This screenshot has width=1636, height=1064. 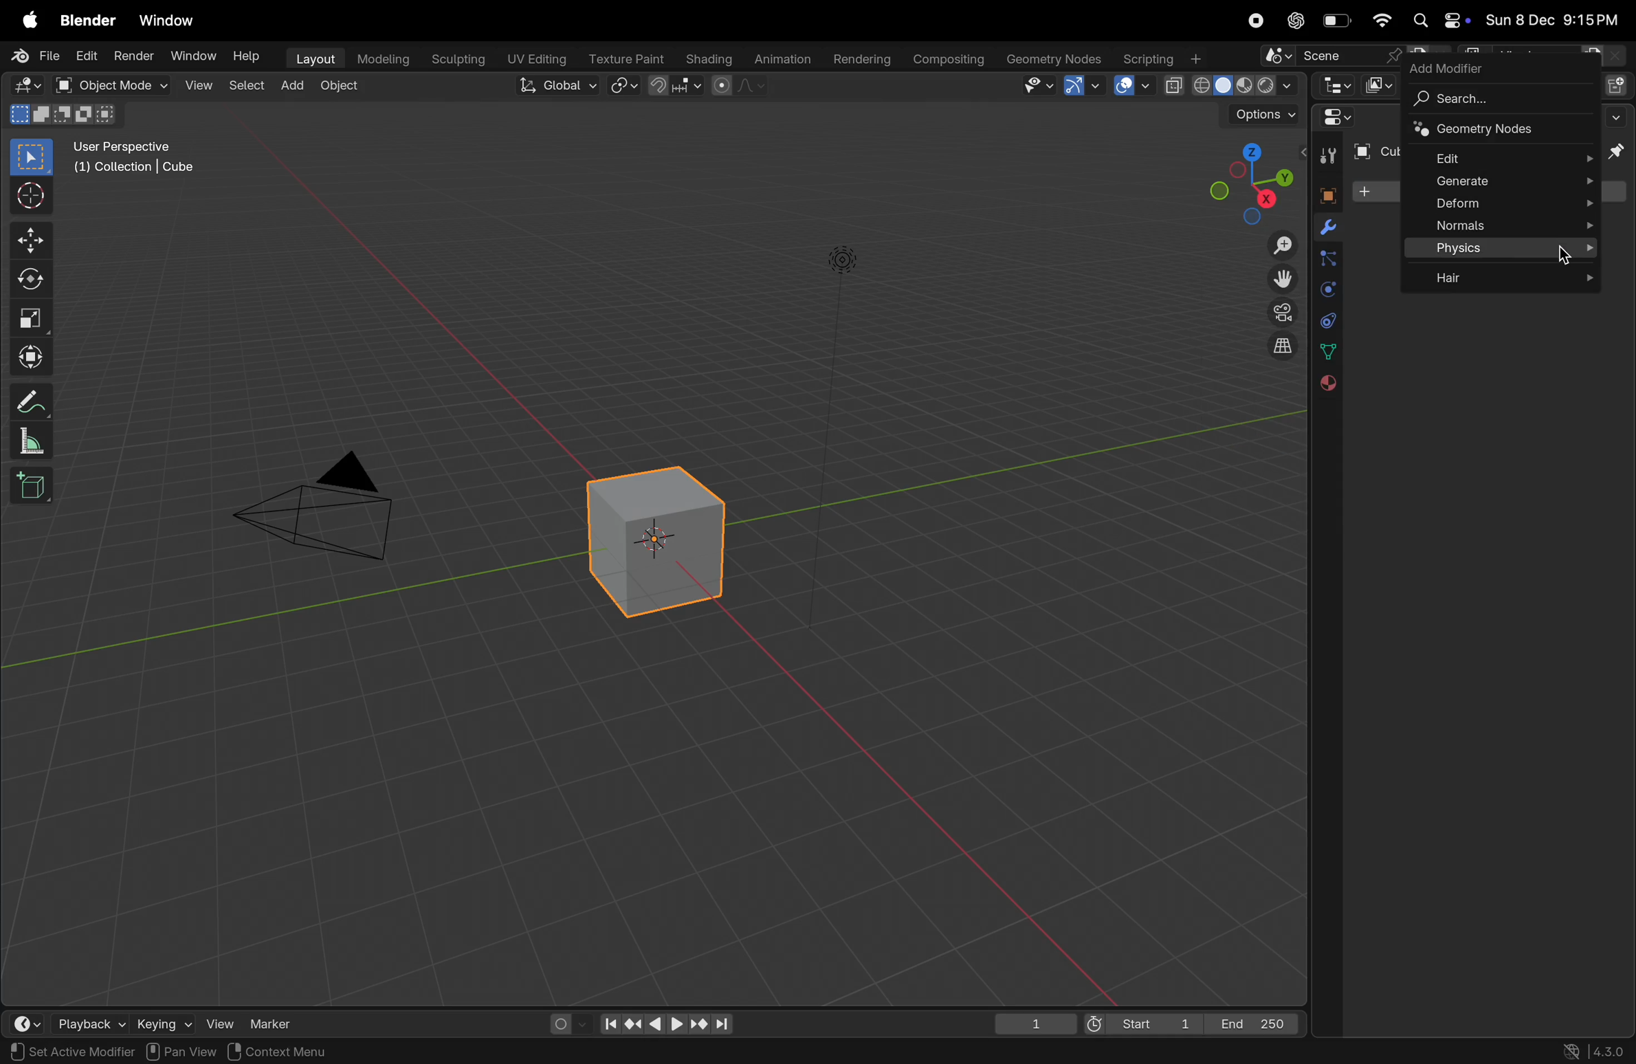 What do you see at coordinates (132, 56) in the screenshot?
I see `render` at bounding box center [132, 56].